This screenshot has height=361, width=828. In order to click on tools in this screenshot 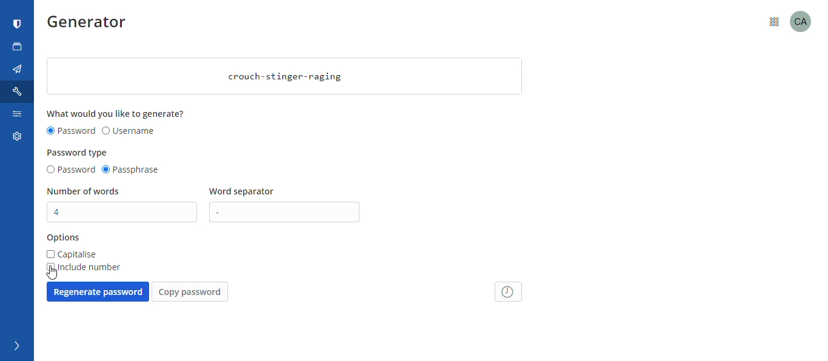, I will do `click(19, 91)`.